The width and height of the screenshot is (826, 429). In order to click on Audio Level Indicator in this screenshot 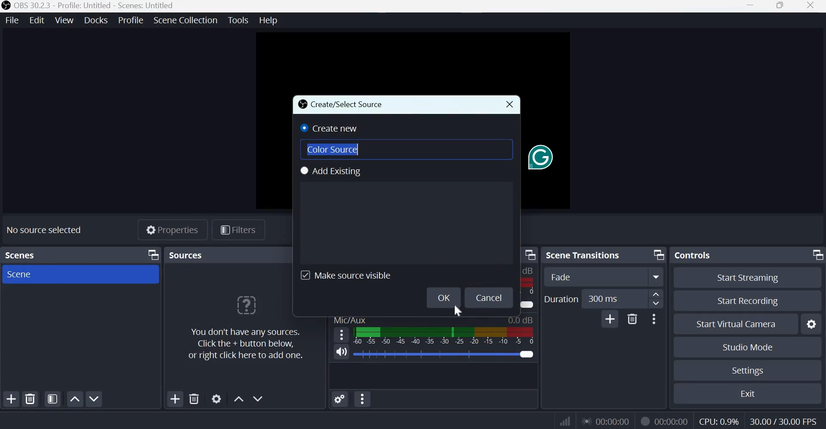, I will do `click(521, 320)`.